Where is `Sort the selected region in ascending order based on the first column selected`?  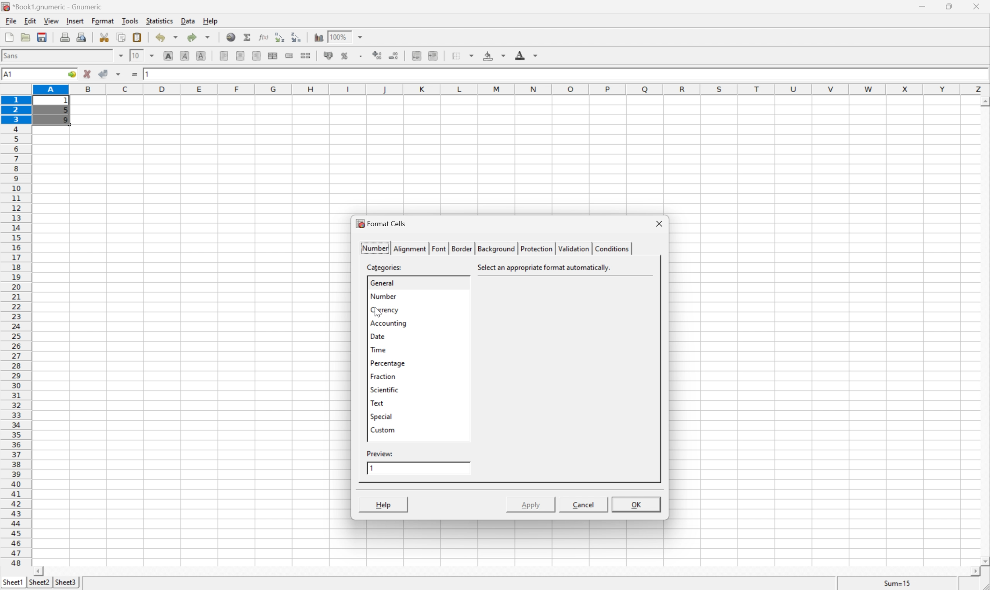
Sort the selected region in ascending order based on the first column selected is located at coordinates (280, 37).